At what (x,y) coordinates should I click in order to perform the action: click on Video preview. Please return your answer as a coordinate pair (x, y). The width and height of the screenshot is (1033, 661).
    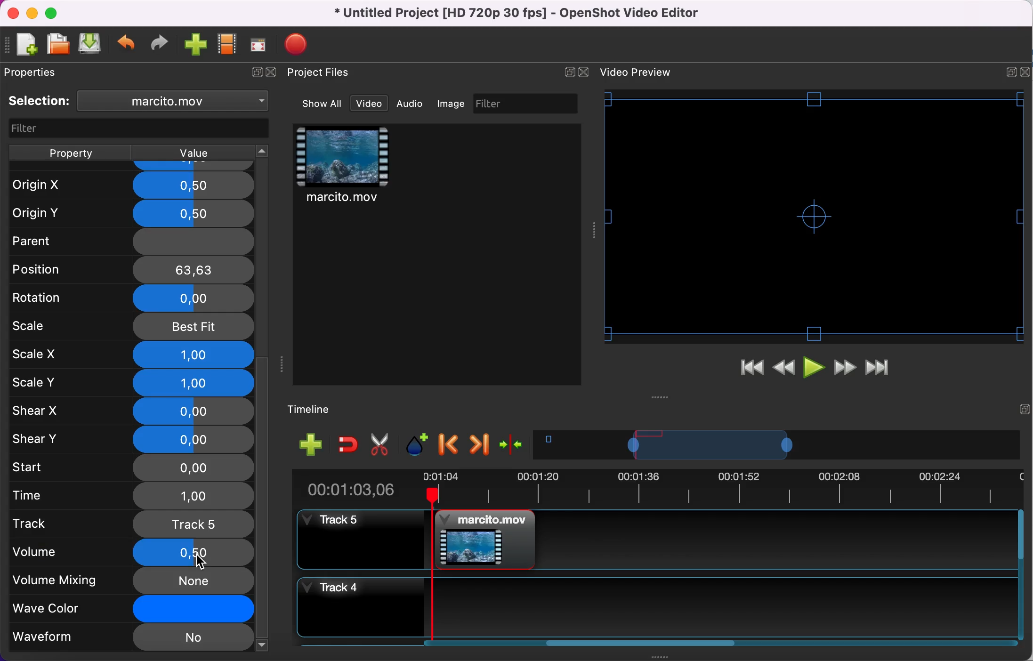
    Looking at the image, I should click on (814, 216).